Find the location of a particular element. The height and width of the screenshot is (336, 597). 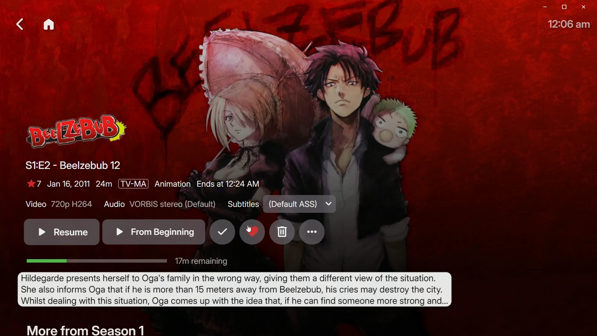

Mark as watched is located at coordinates (221, 235).